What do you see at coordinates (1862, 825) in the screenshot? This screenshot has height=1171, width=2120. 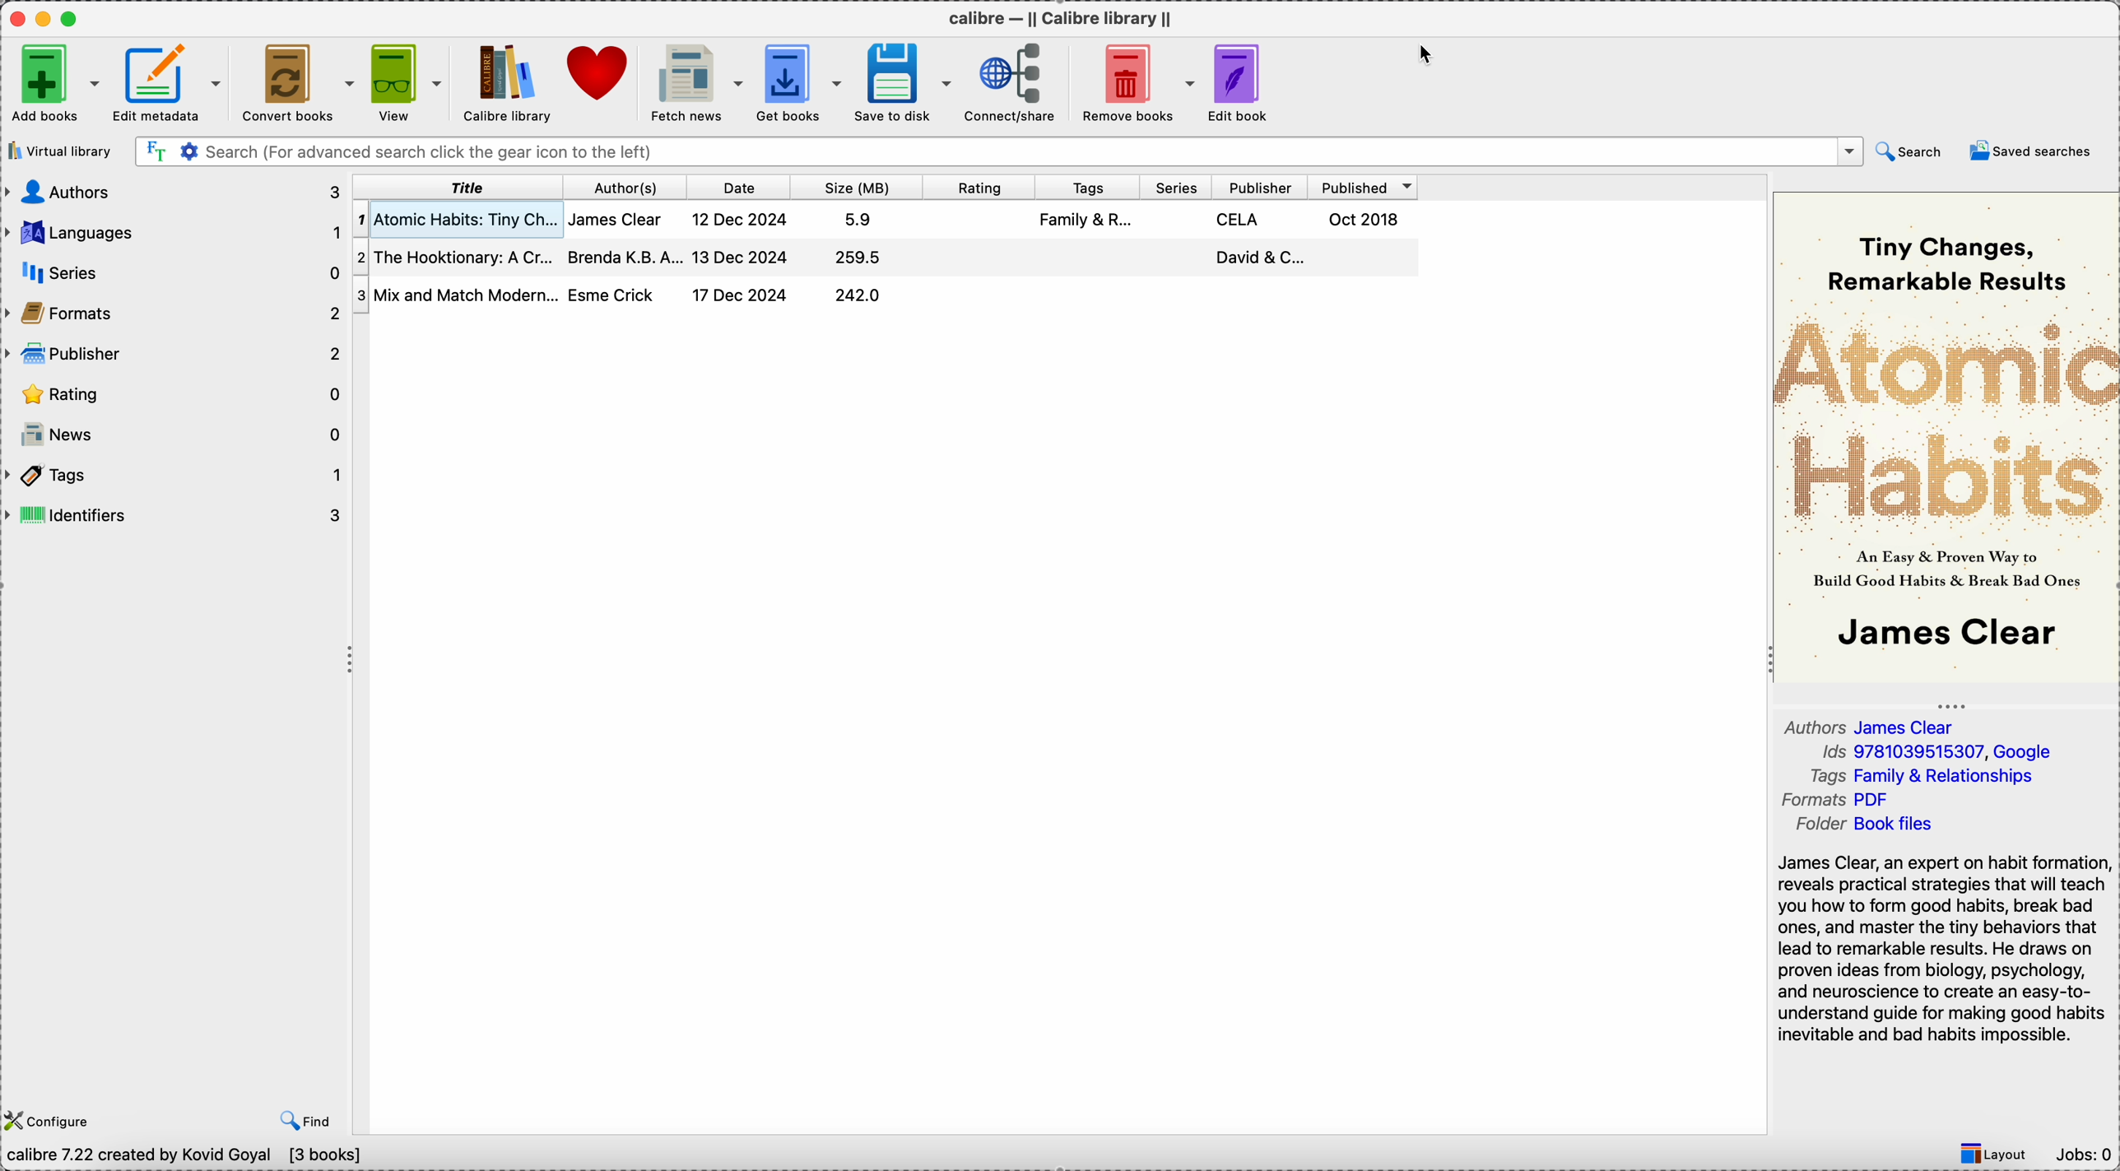 I see `Folder Book files` at bounding box center [1862, 825].